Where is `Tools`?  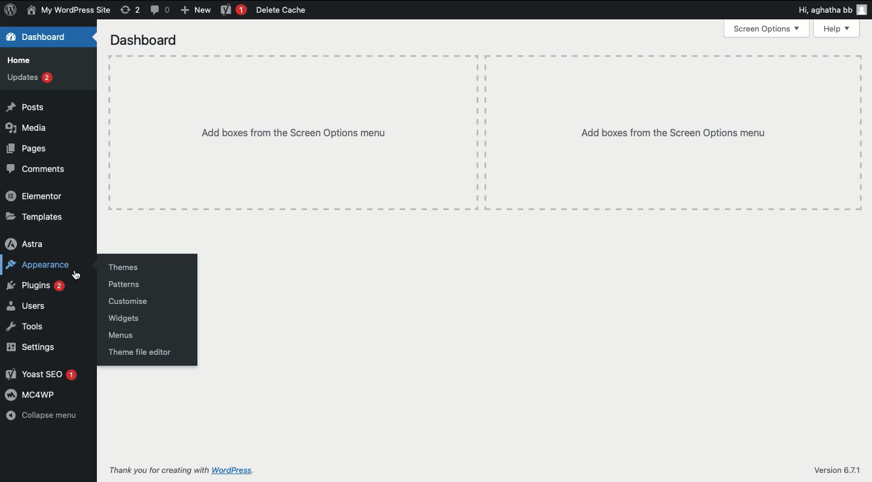 Tools is located at coordinates (35, 329).